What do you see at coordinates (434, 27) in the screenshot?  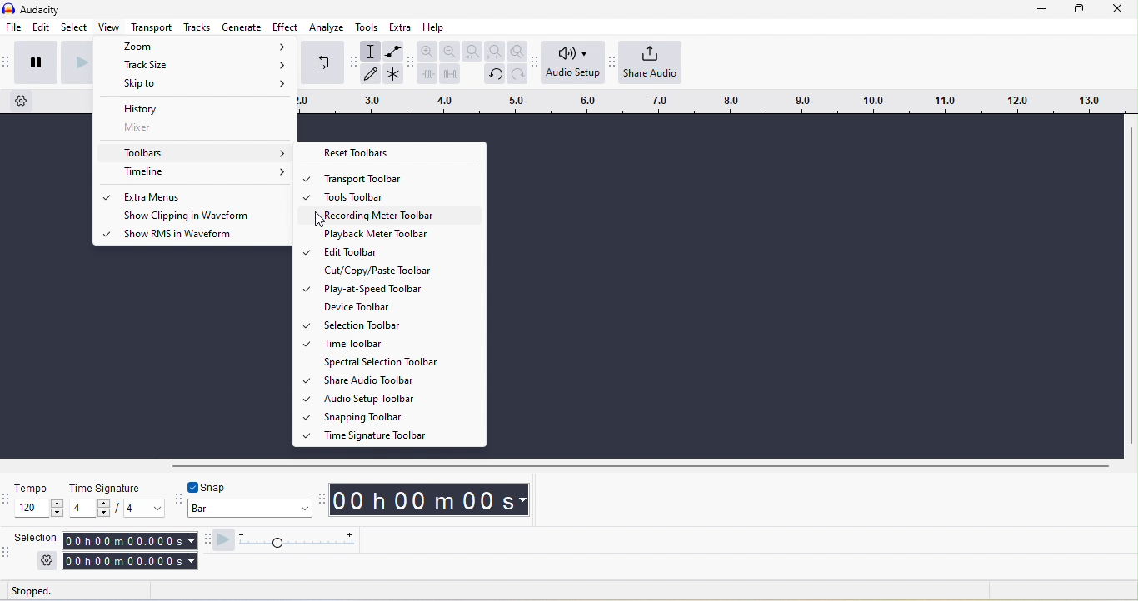 I see `help` at bounding box center [434, 27].